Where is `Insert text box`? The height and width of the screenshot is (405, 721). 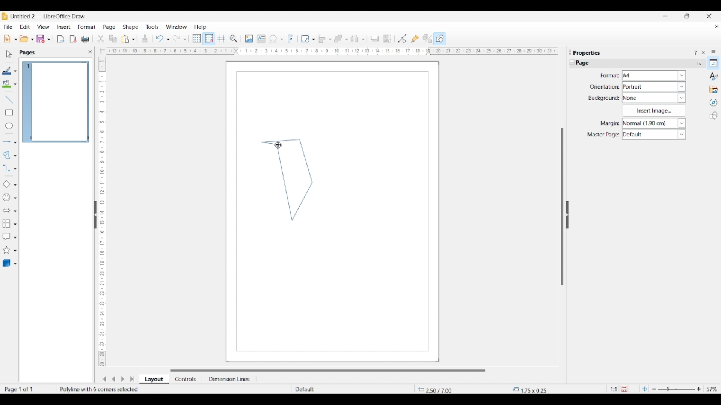 Insert text box is located at coordinates (261, 39).